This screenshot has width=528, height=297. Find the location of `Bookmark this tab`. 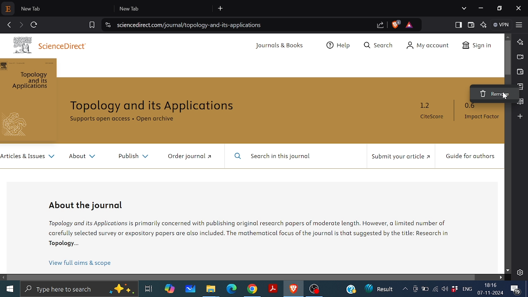

Bookmark this tab is located at coordinates (92, 25).